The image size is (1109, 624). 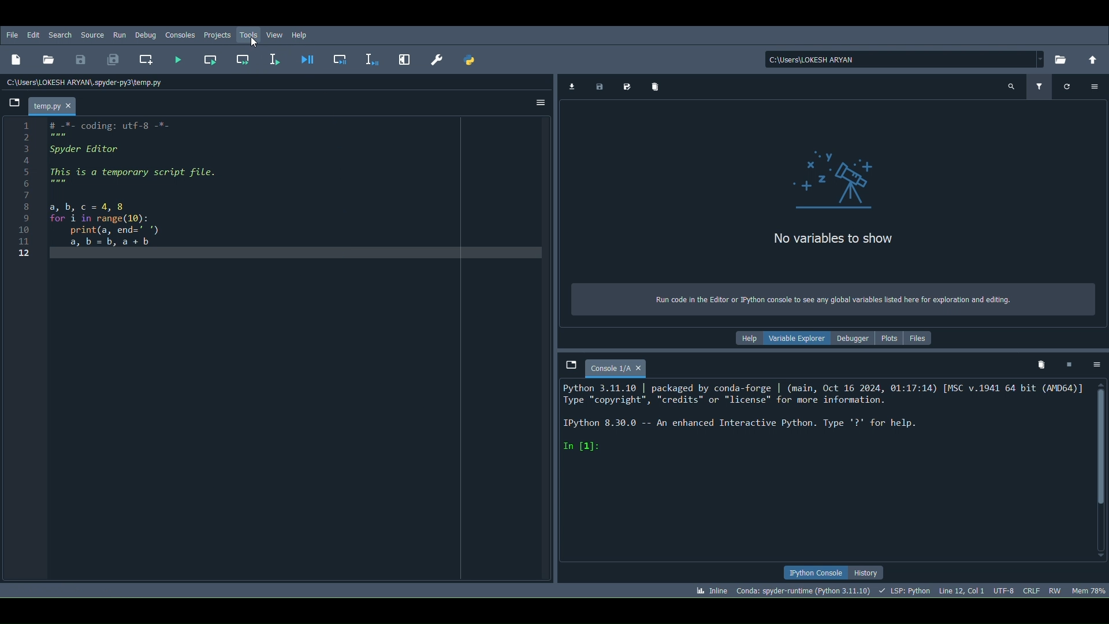 I want to click on Projects, so click(x=218, y=34).